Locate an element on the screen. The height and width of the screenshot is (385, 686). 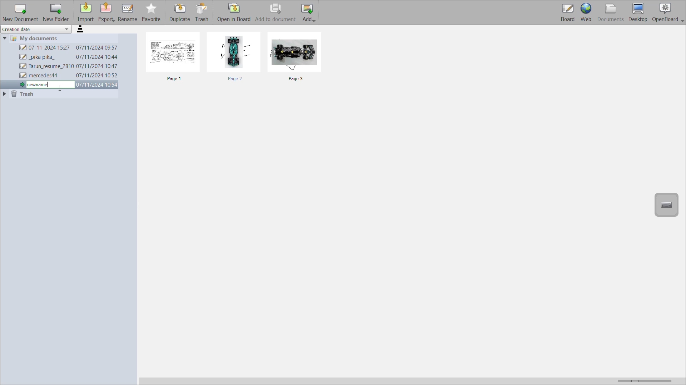
07-11-2024 15:27 07/11/2024 09:57 is located at coordinates (69, 48).